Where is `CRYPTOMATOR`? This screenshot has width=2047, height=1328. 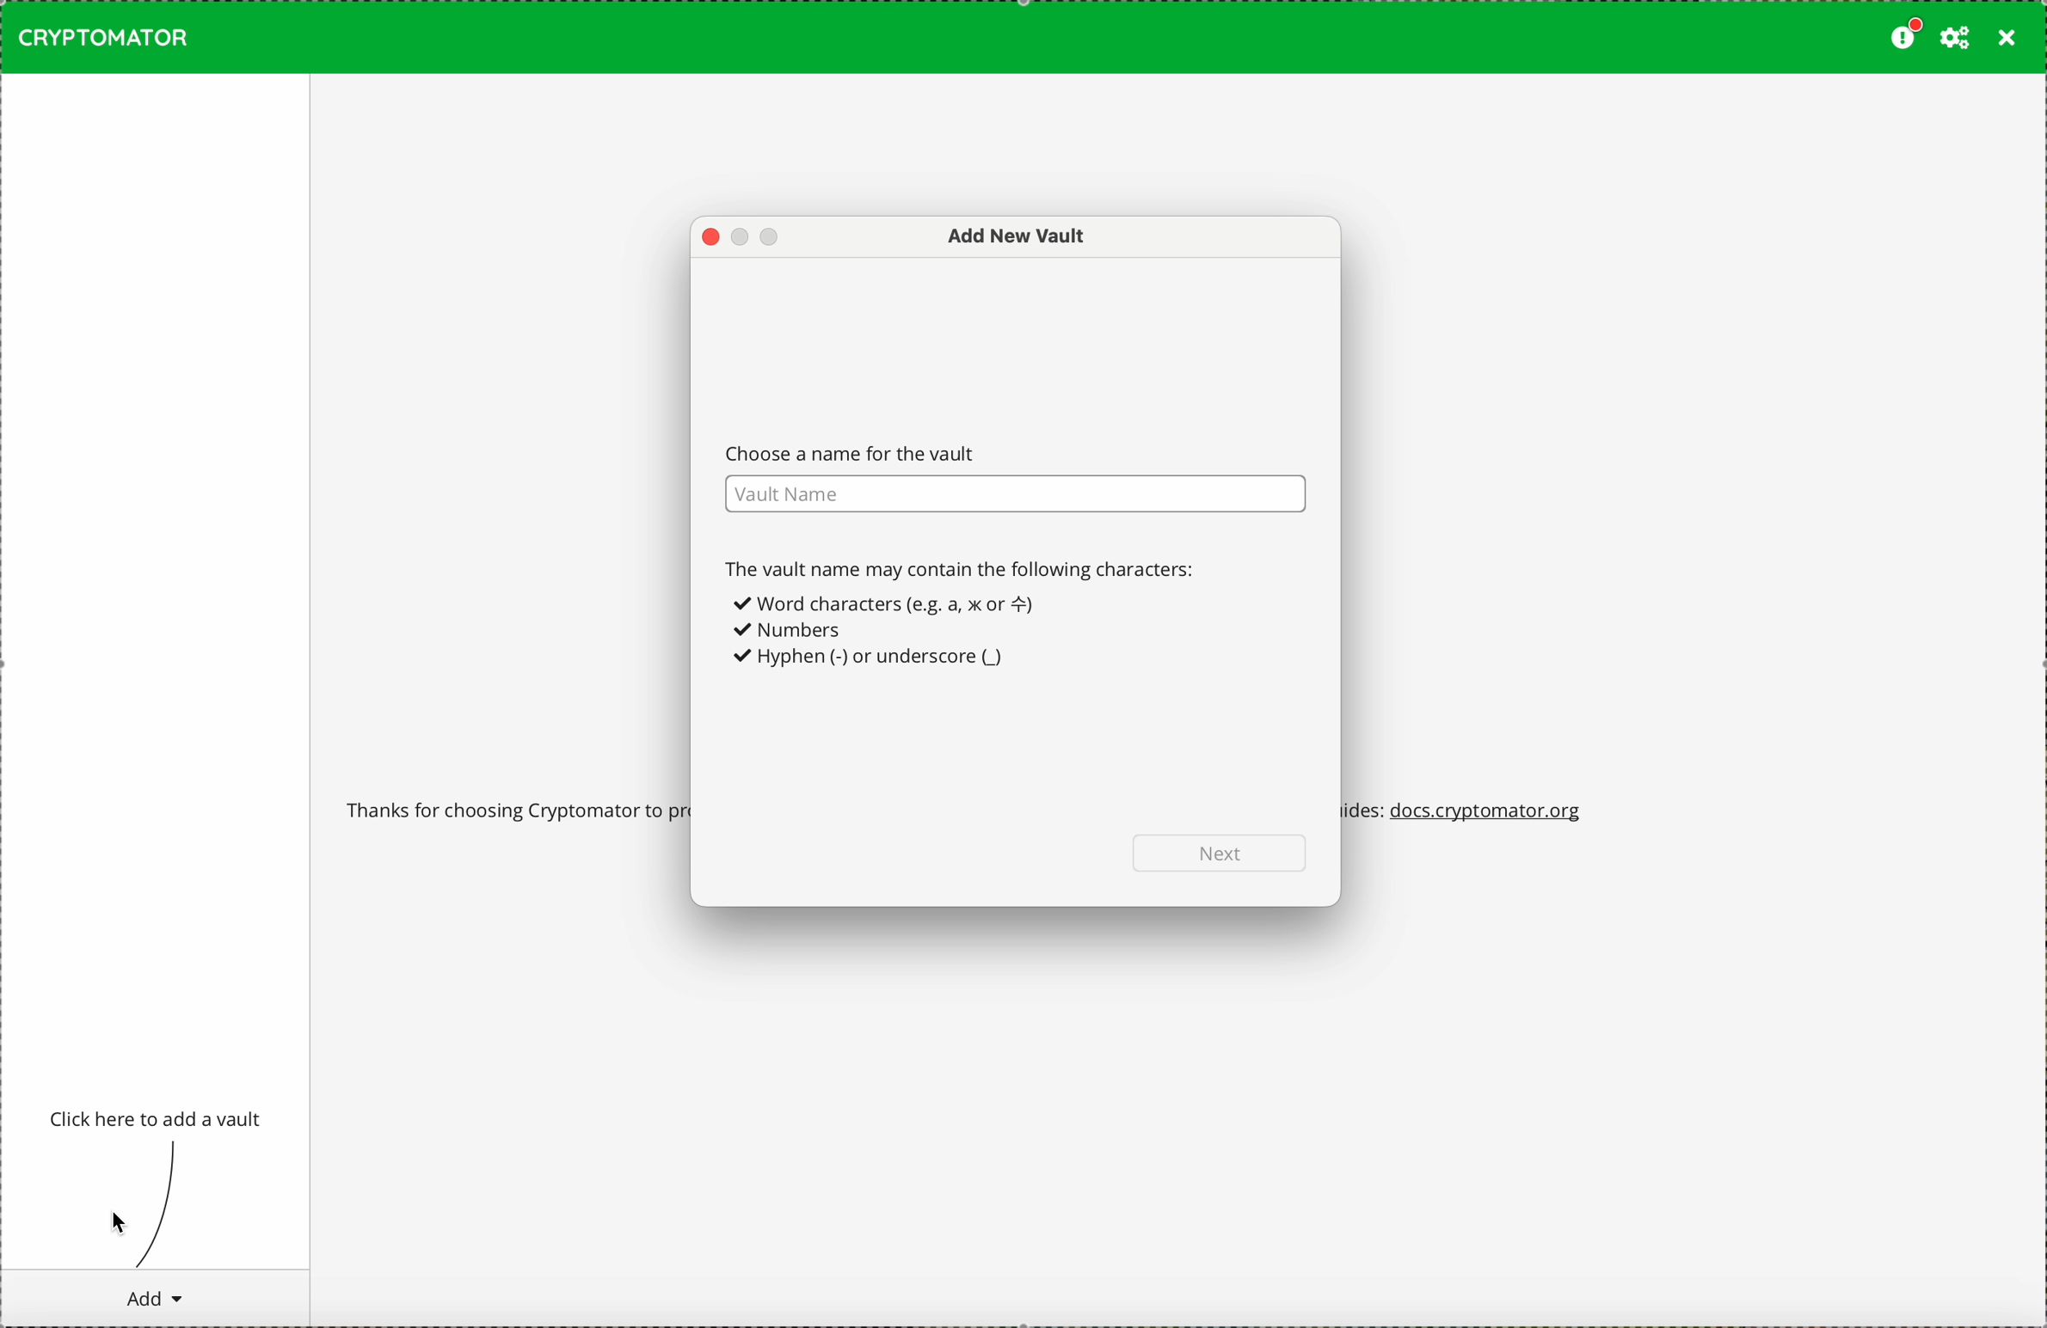
CRYPTOMATOR is located at coordinates (103, 37).